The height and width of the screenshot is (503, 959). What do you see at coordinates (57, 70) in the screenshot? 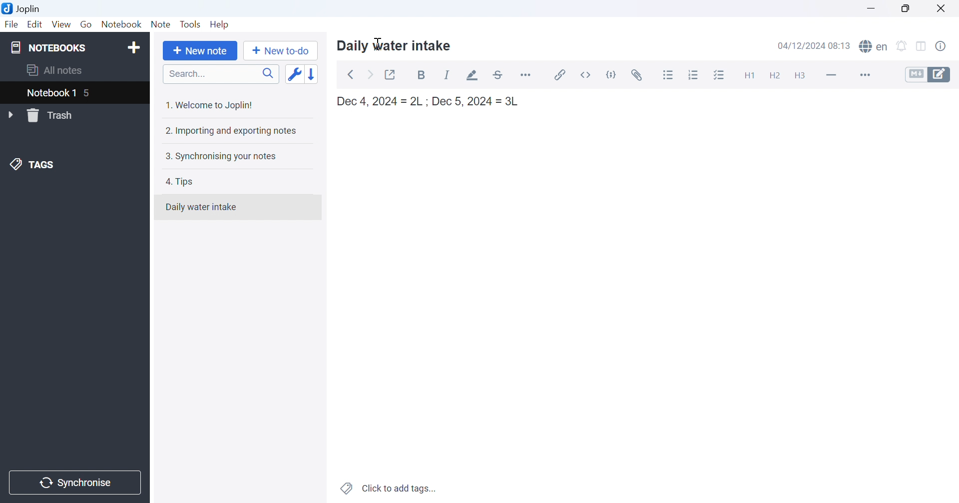
I see `All notes` at bounding box center [57, 70].